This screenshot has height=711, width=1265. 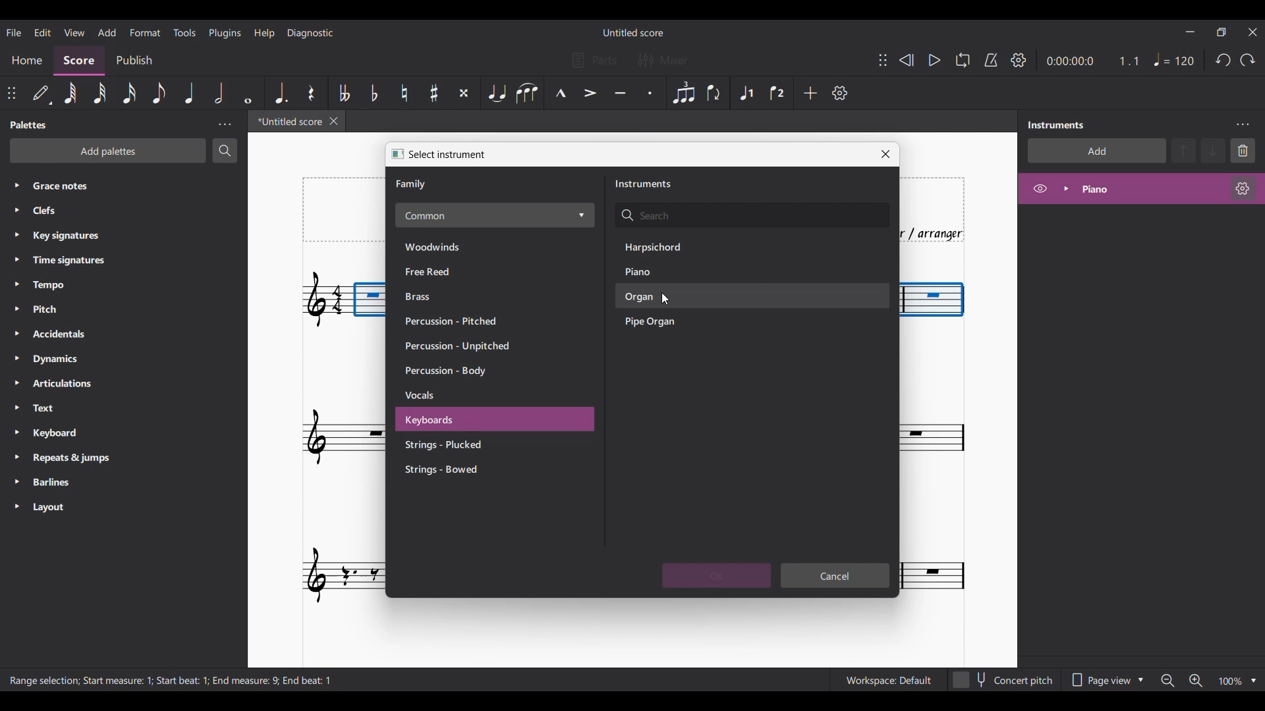 I want to click on Redo, so click(x=1247, y=60).